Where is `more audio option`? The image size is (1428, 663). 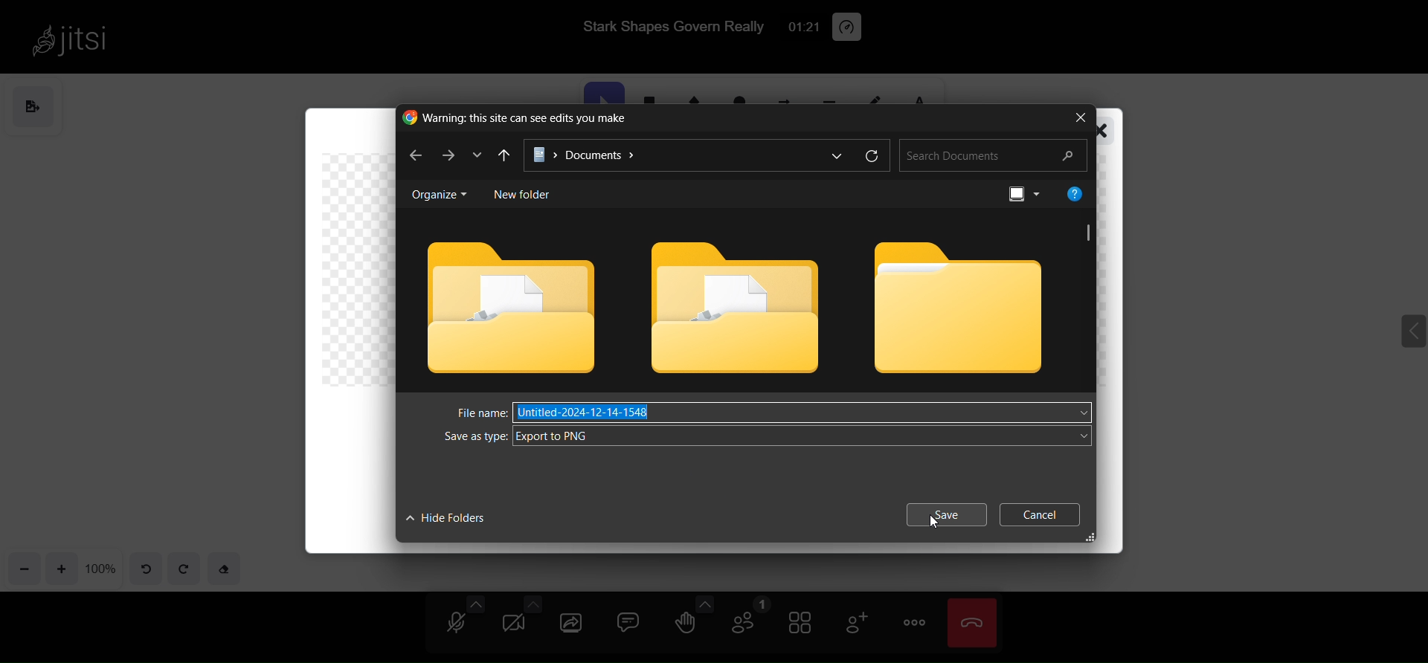
more audio option is located at coordinates (474, 604).